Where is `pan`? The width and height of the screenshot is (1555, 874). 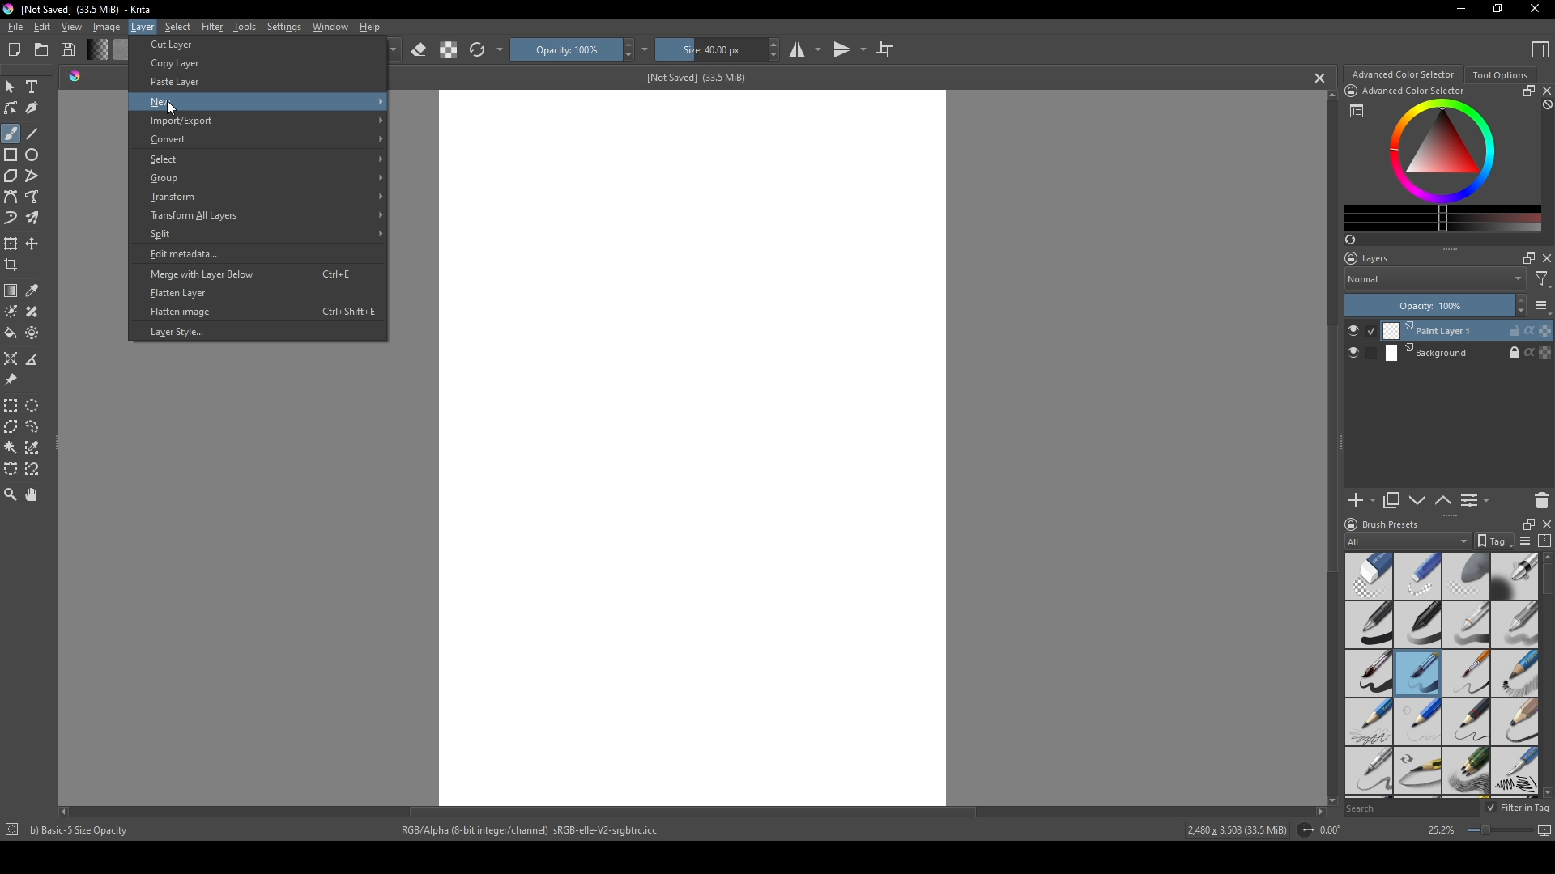
pan is located at coordinates (33, 494).